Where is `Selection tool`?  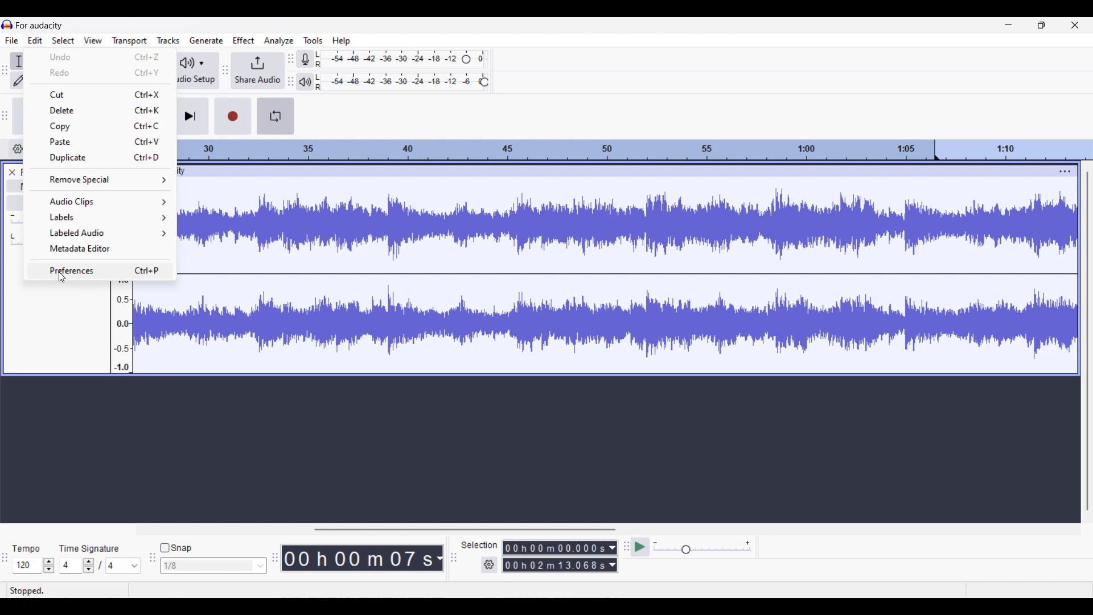 Selection tool is located at coordinates (17, 61).